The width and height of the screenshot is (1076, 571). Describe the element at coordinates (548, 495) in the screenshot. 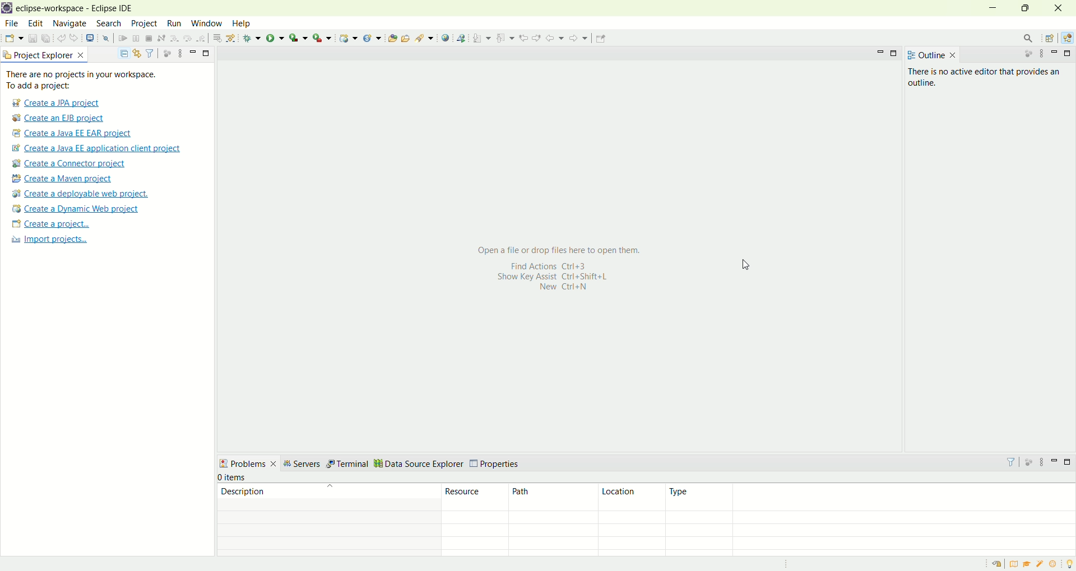

I see `path` at that location.